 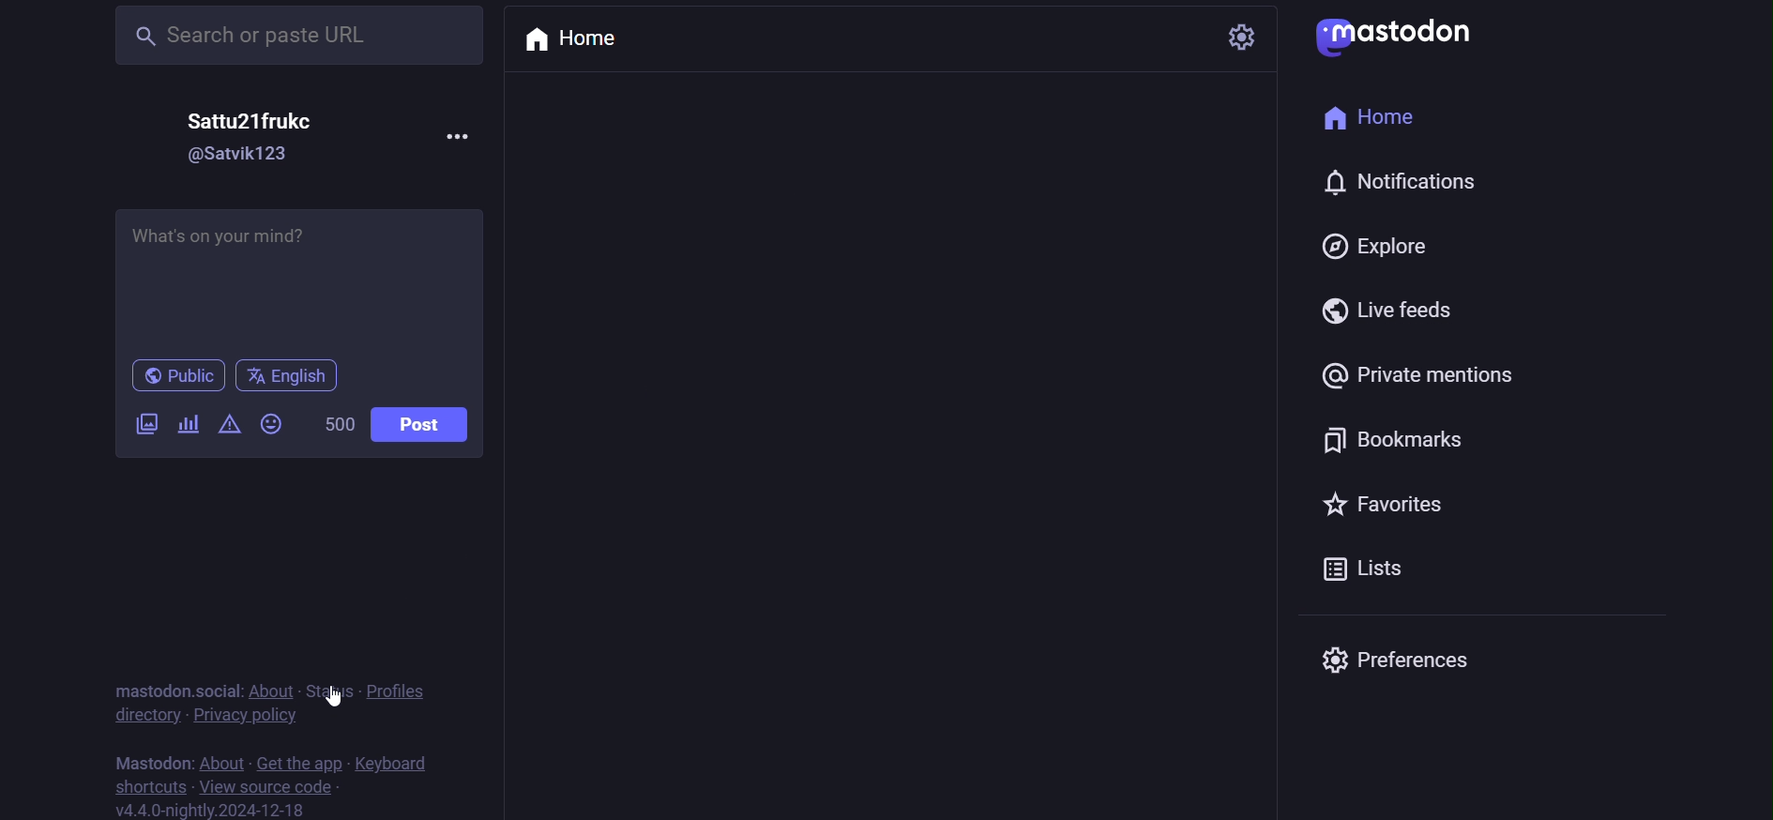 What do you see at coordinates (579, 39) in the screenshot?
I see `home` at bounding box center [579, 39].